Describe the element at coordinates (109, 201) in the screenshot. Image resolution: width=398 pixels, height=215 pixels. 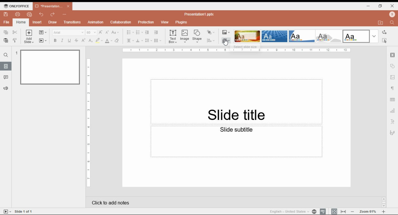
I see `click add notes` at that location.